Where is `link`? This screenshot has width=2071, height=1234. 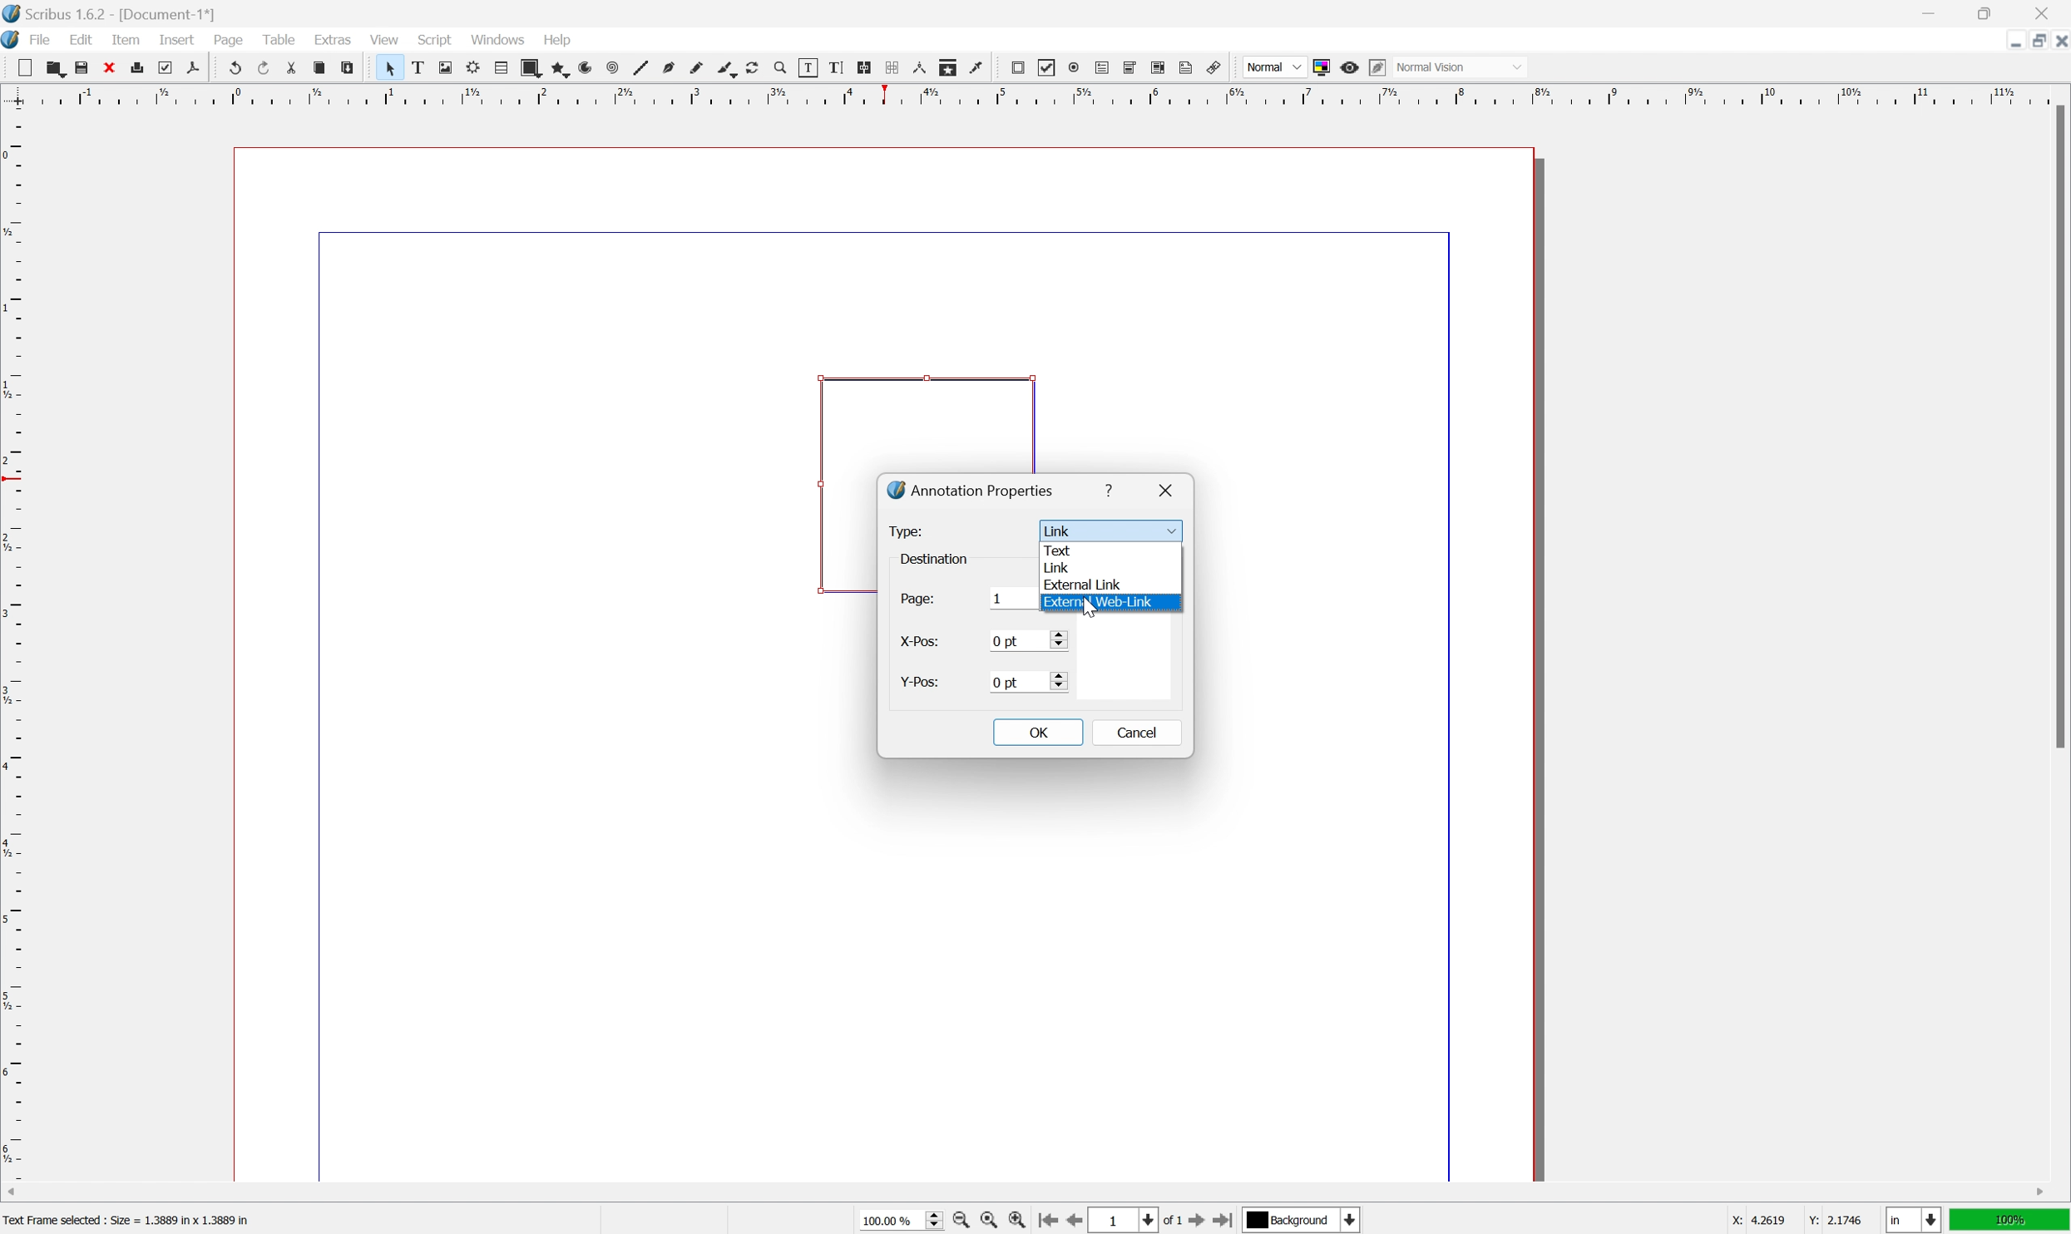 link is located at coordinates (1058, 568).